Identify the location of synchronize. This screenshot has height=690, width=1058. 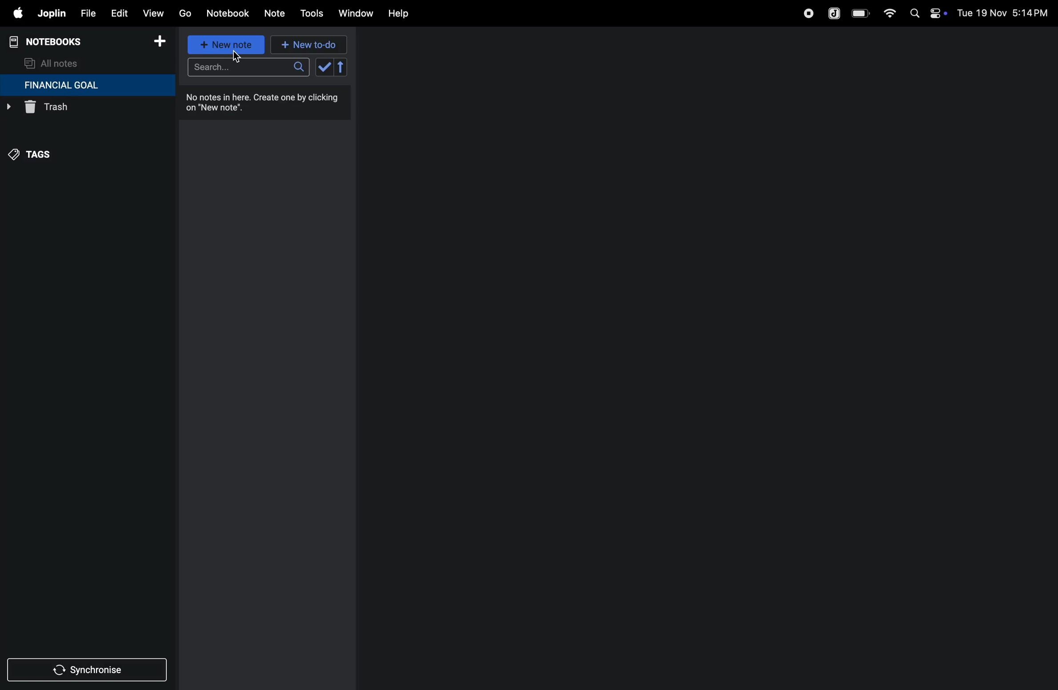
(88, 668).